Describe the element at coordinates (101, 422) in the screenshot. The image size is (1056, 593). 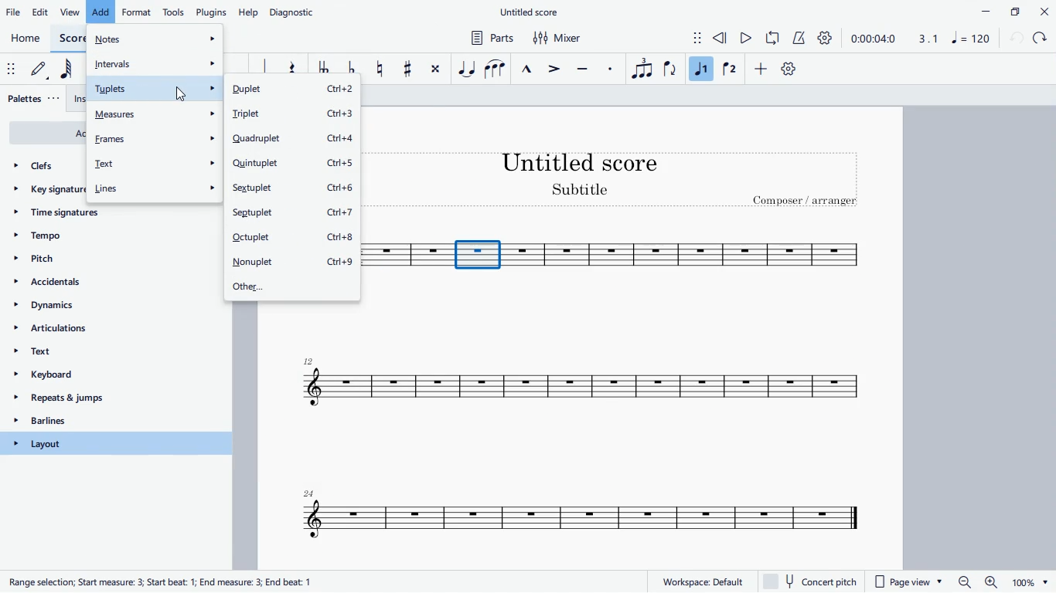
I see `barlines` at that location.